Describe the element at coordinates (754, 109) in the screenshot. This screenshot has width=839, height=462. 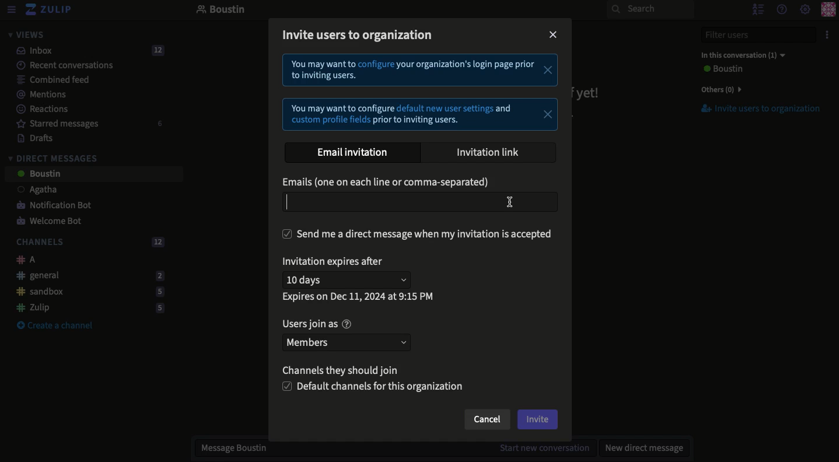
I see `Invite users to organization` at that location.